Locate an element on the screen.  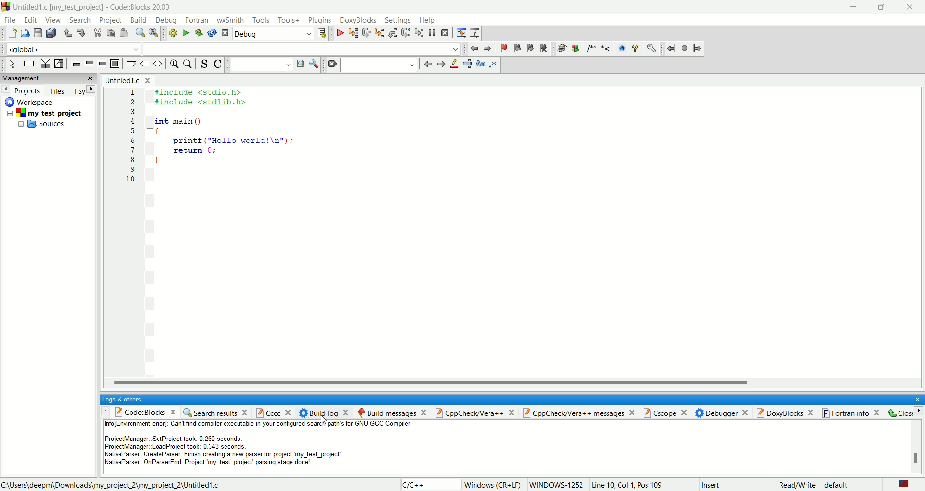
Cursor is located at coordinates (325, 420).